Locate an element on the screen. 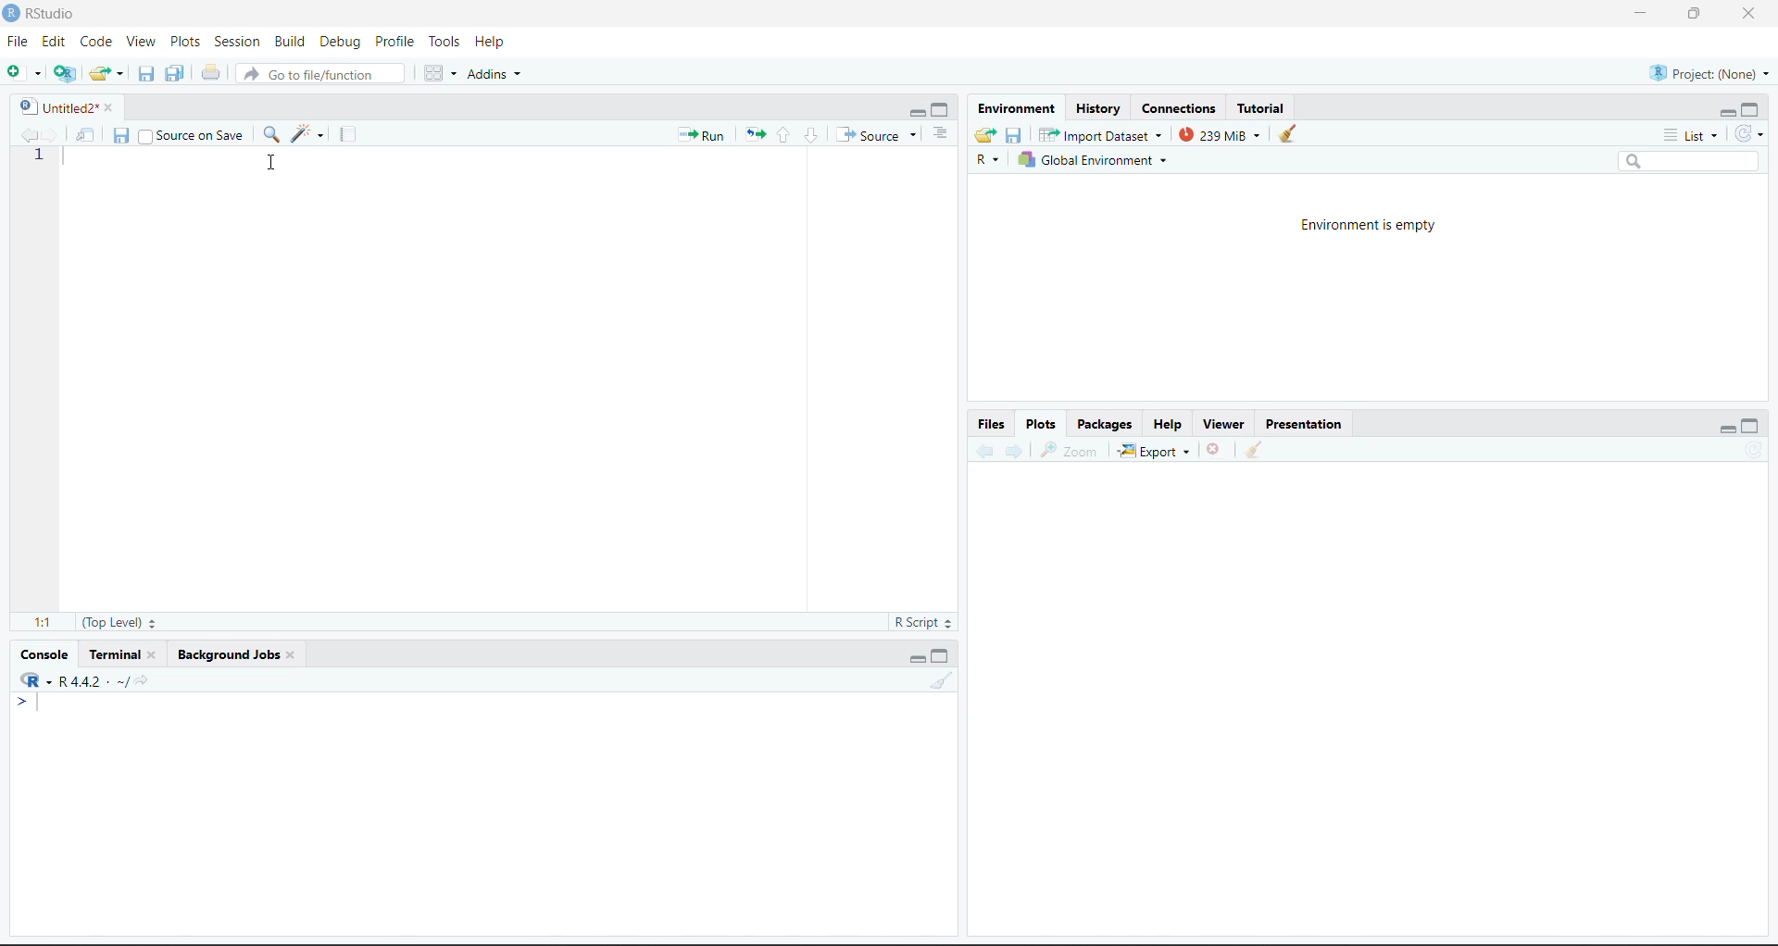 Image resolution: width=1778 pixels, height=946 pixels. Save current document (Ctrl + S) is located at coordinates (121, 134).